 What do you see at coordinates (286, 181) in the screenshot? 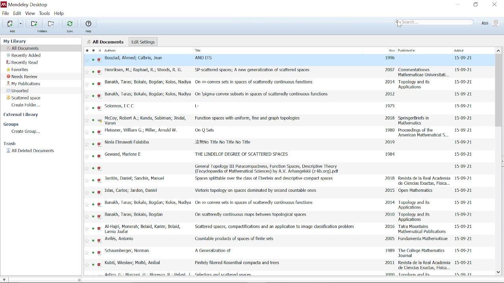
I see `Jardén, Daniel; Sanchis, Manuel ‘Spaces splittable over the dass of Fberlein and descriptive compact spaces. 2018 Revista de la Real Academia de Ciencias Exactas, Fisica 15-09-21` at bounding box center [286, 181].